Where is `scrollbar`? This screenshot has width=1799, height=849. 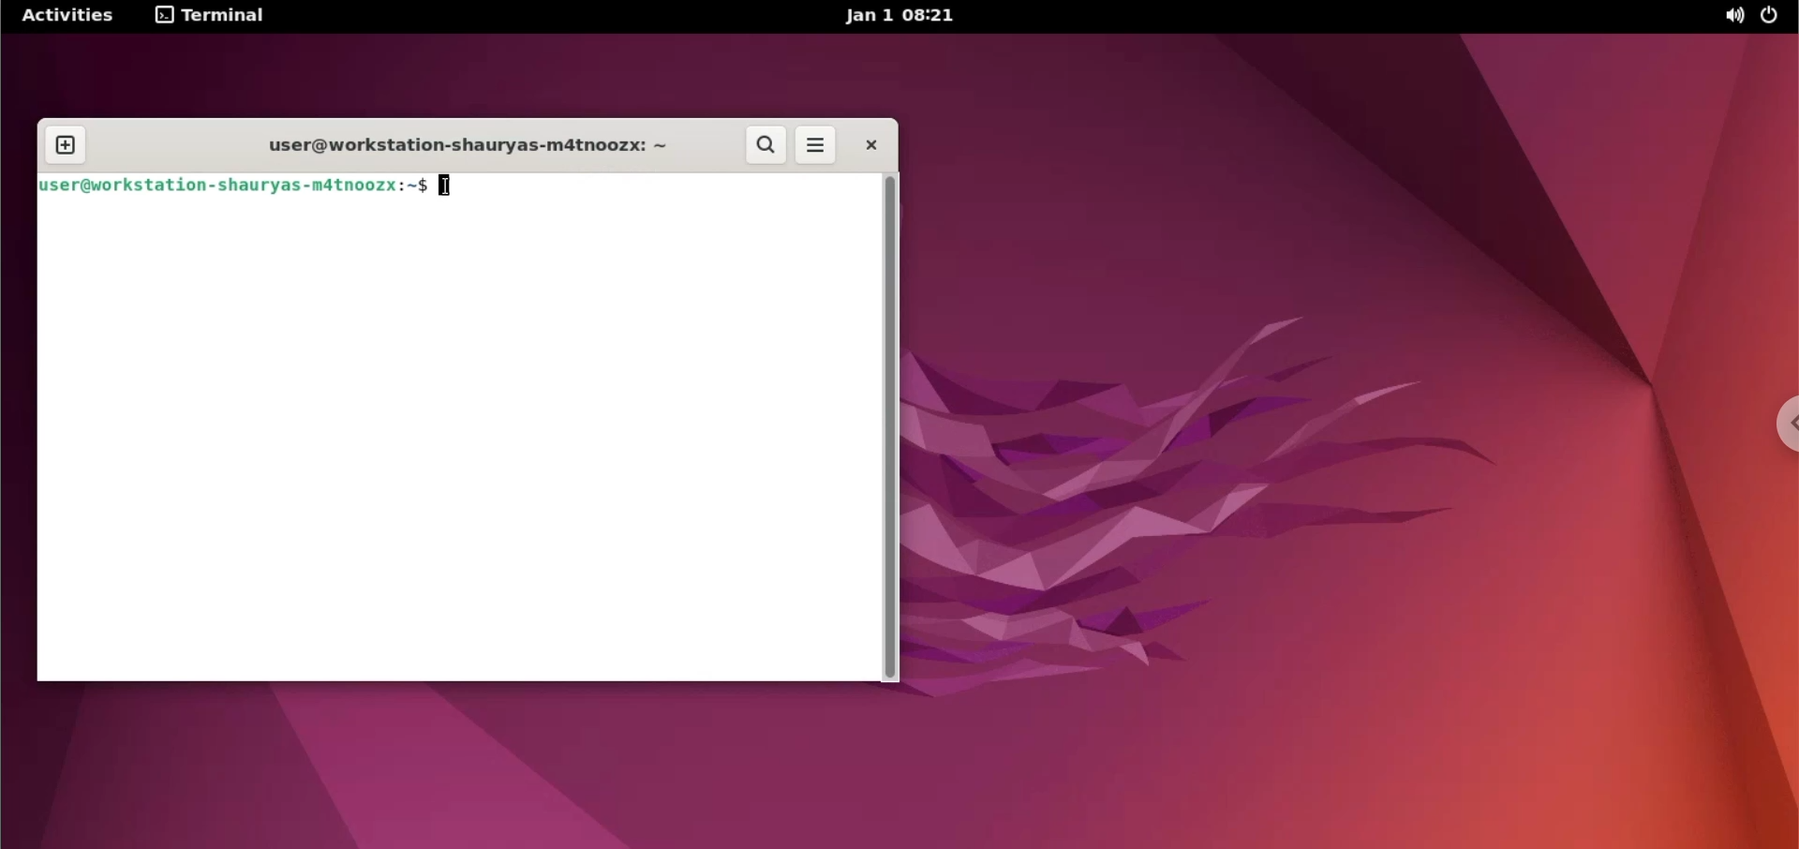
scrollbar is located at coordinates (891, 428).